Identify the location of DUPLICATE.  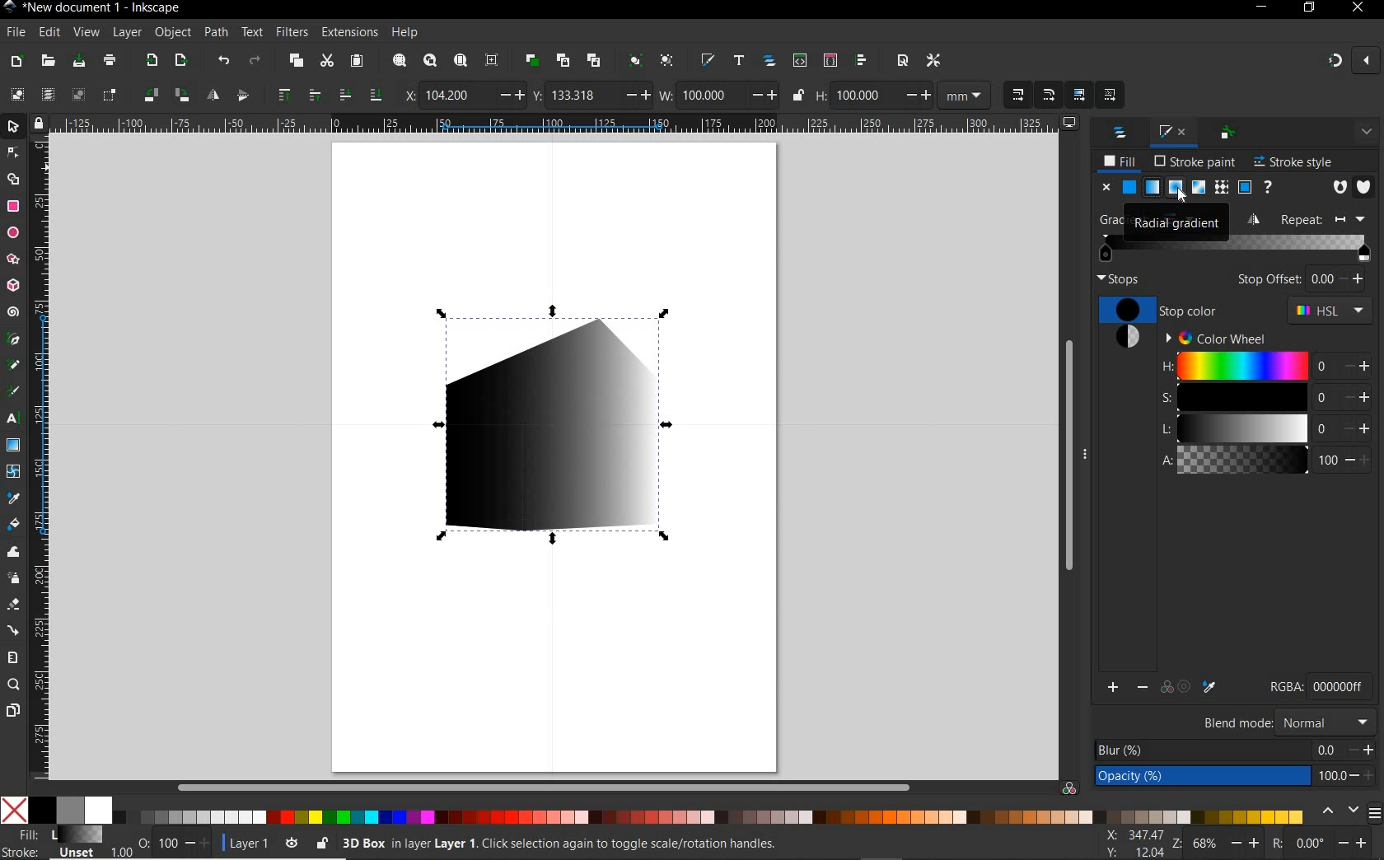
(531, 60).